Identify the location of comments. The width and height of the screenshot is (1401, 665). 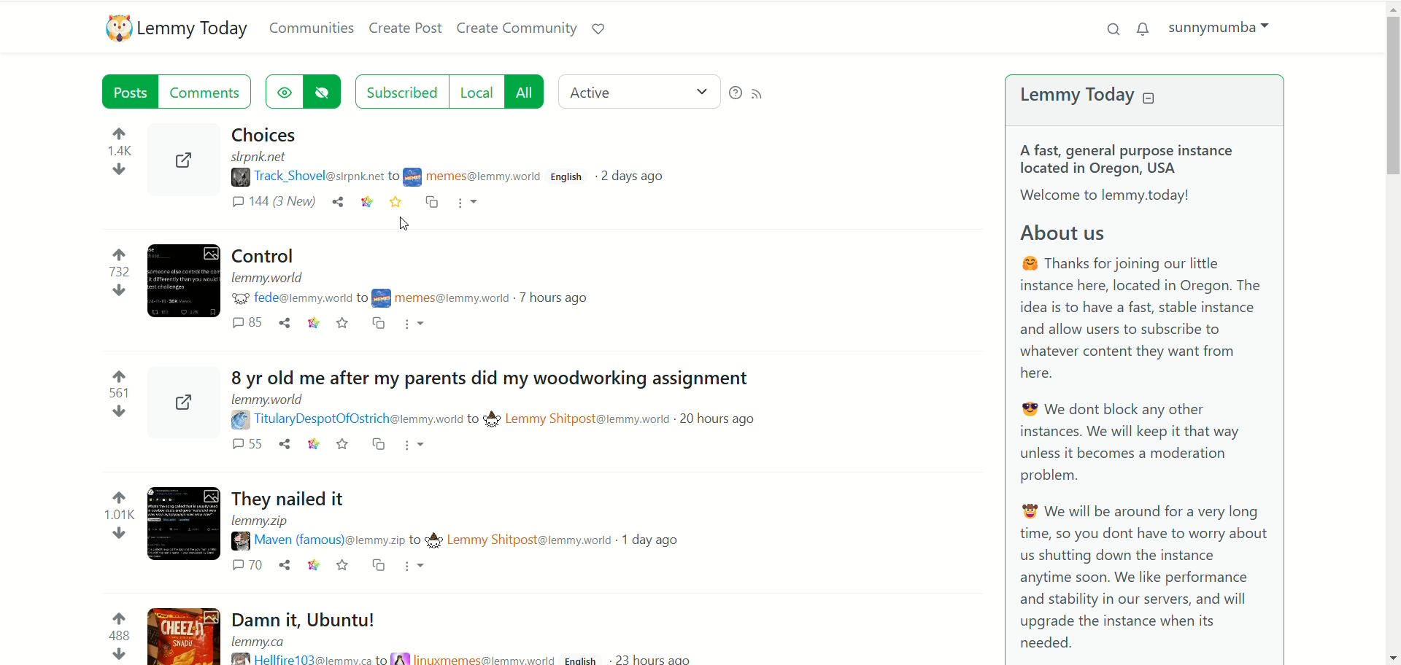
(244, 567).